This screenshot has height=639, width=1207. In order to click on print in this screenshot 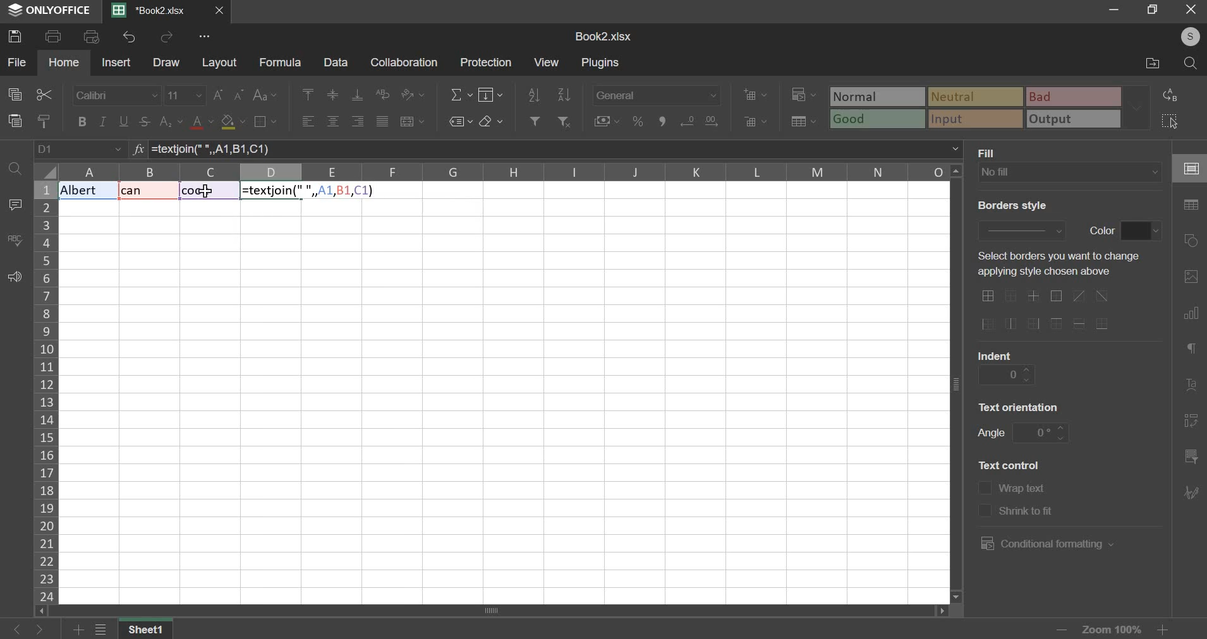, I will do `click(54, 37)`.